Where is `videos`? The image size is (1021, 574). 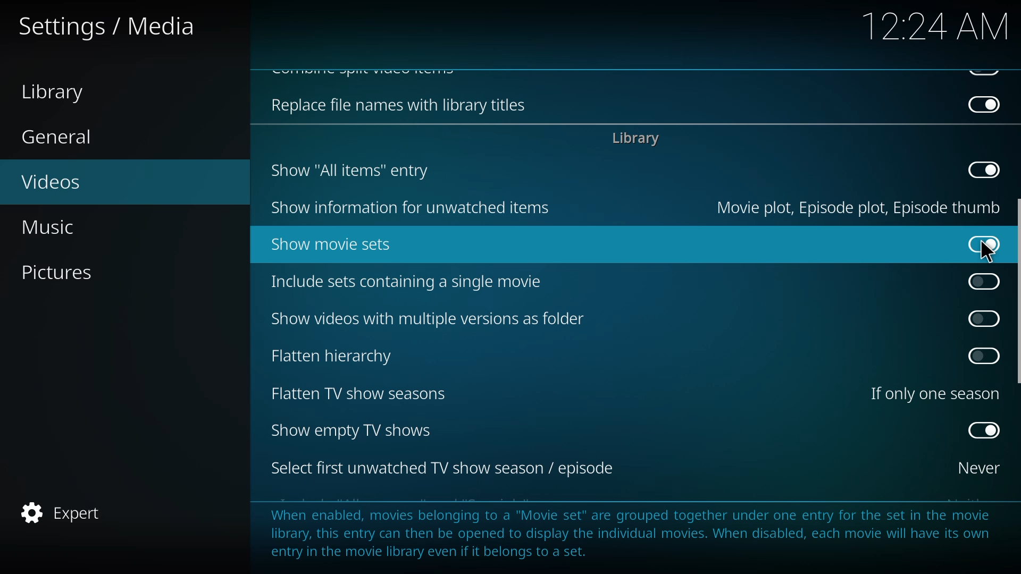 videos is located at coordinates (52, 182).